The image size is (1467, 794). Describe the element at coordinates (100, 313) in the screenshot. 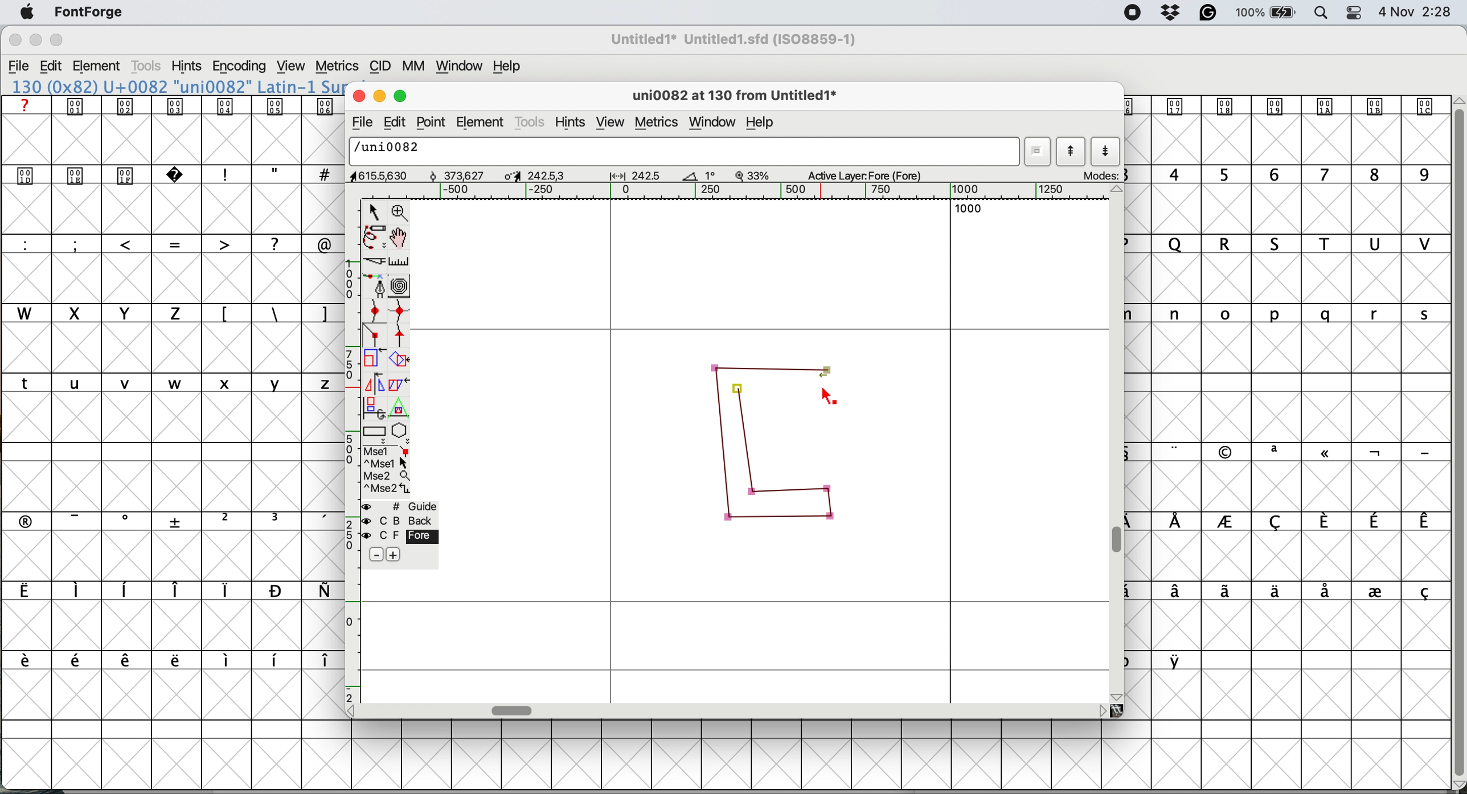

I see `uppercase letters` at that location.